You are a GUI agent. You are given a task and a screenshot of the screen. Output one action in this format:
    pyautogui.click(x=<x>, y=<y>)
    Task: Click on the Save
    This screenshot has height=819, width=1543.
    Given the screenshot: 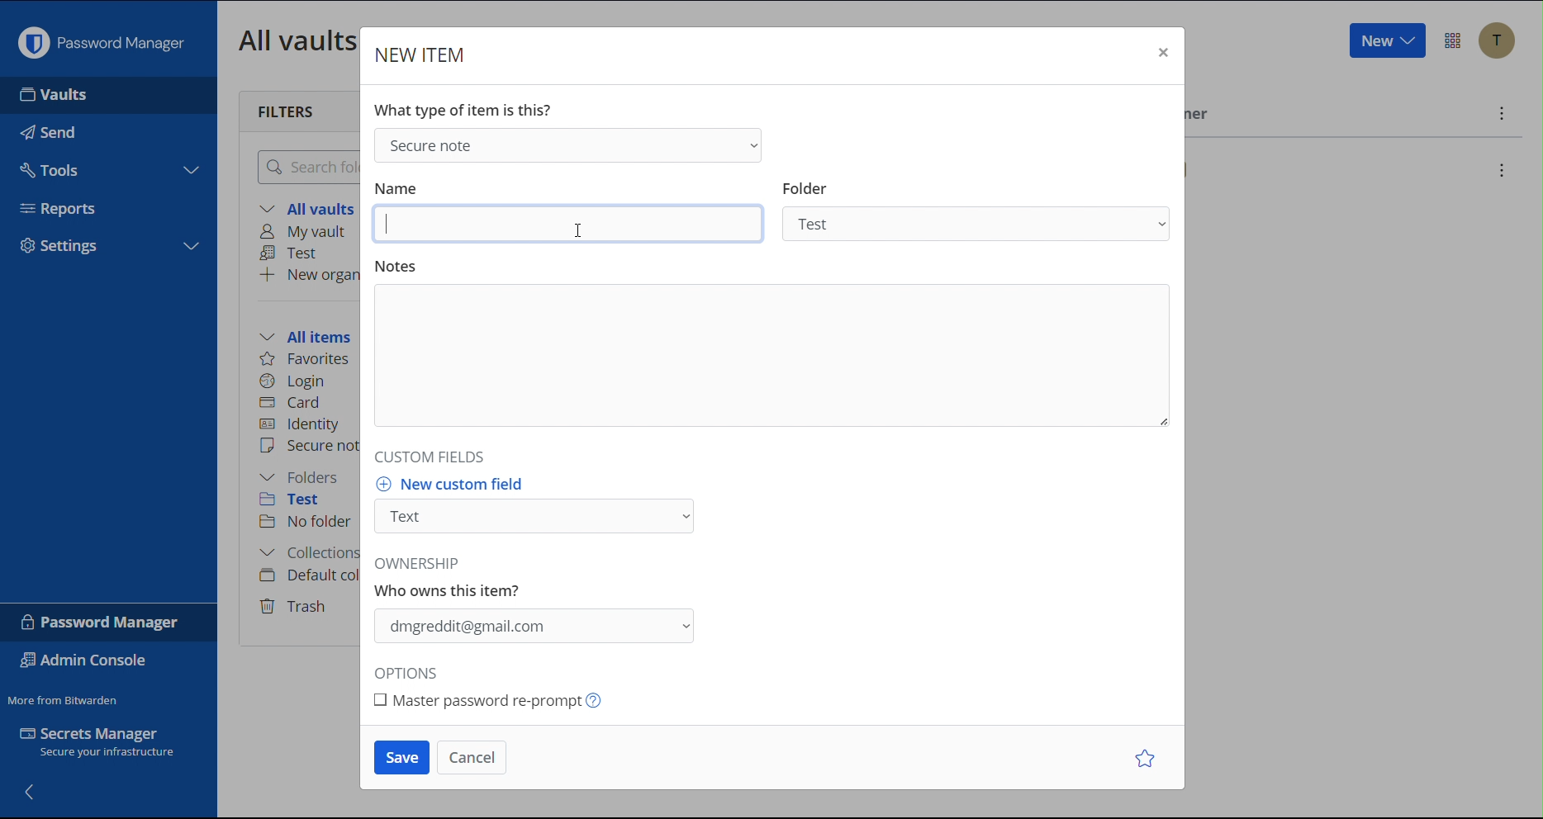 What is the action you would take?
    pyautogui.click(x=401, y=758)
    